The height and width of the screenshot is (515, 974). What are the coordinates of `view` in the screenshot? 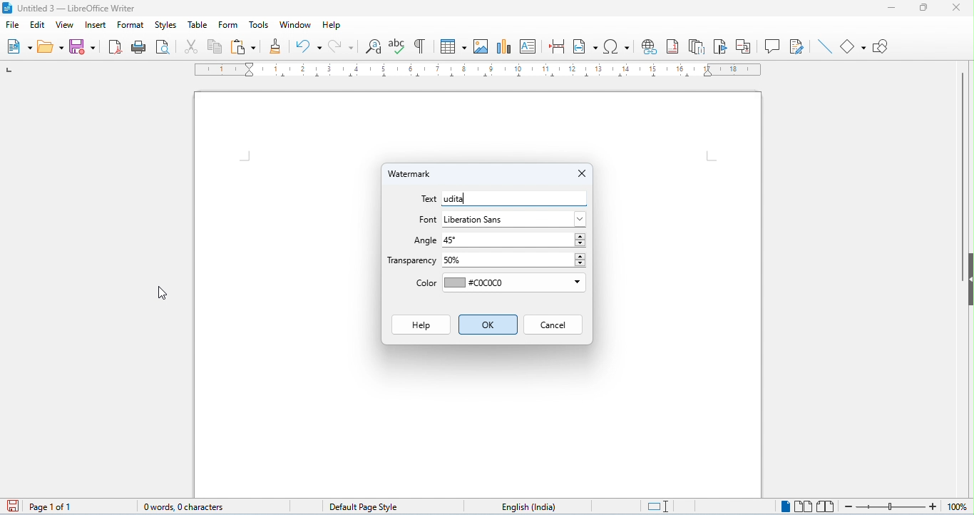 It's located at (65, 26).